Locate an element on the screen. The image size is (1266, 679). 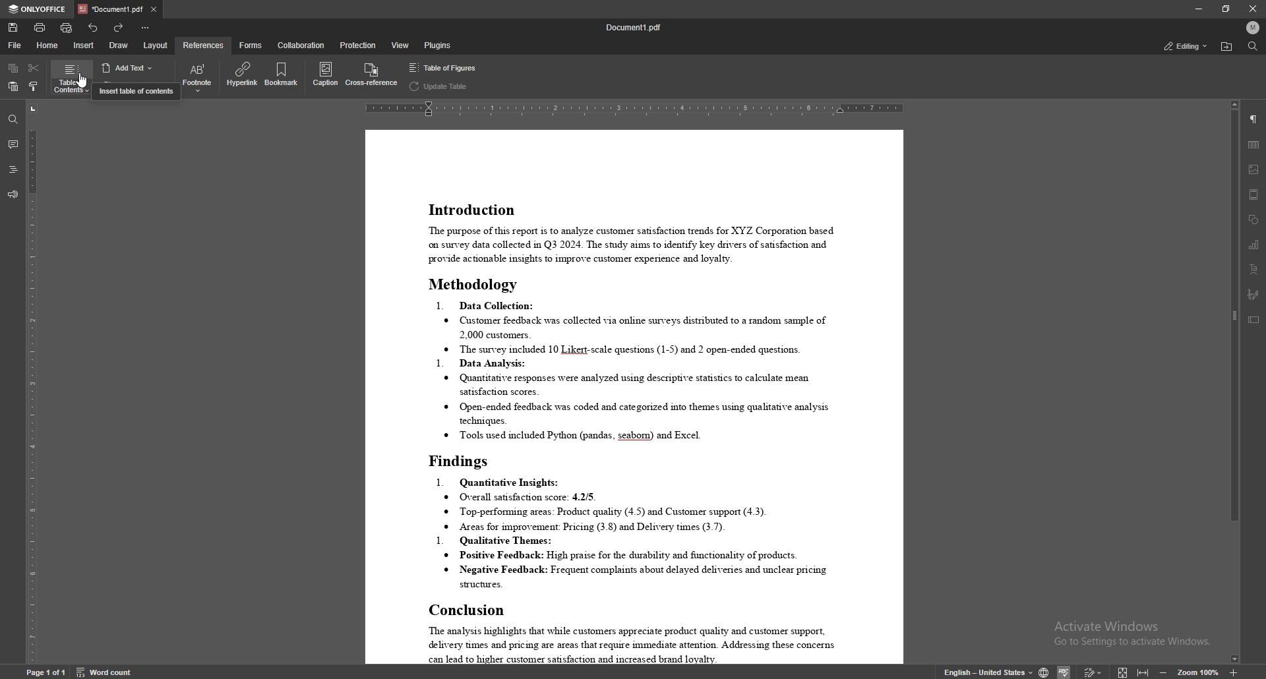
chart is located at coordinates (1255, 244).